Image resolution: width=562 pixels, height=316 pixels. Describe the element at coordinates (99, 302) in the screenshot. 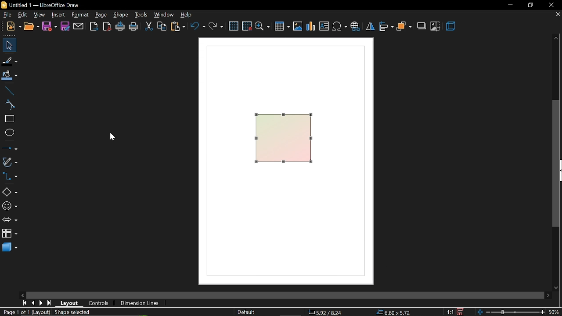

I see `controls` at that location.